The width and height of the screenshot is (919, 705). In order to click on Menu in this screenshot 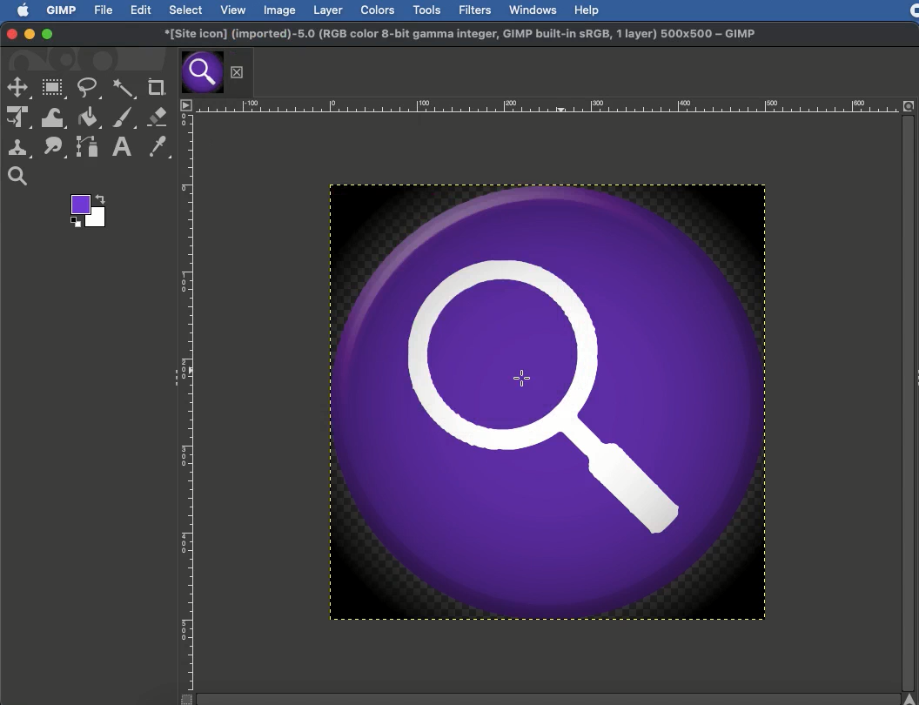, I will do `click(187, 105)`.